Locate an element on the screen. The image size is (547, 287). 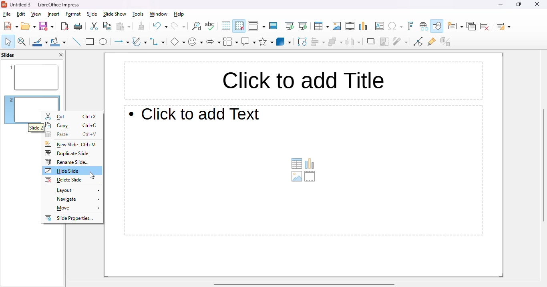
file is located at coordinates (7, 14).